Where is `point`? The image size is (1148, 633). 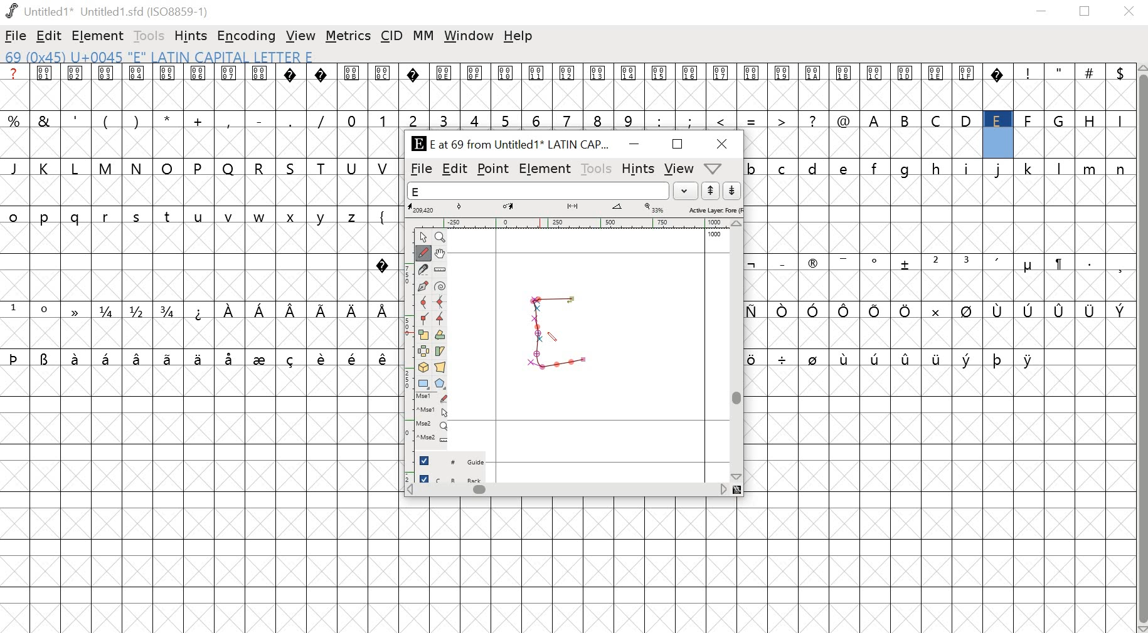 point is located at coordinates (493, 169).